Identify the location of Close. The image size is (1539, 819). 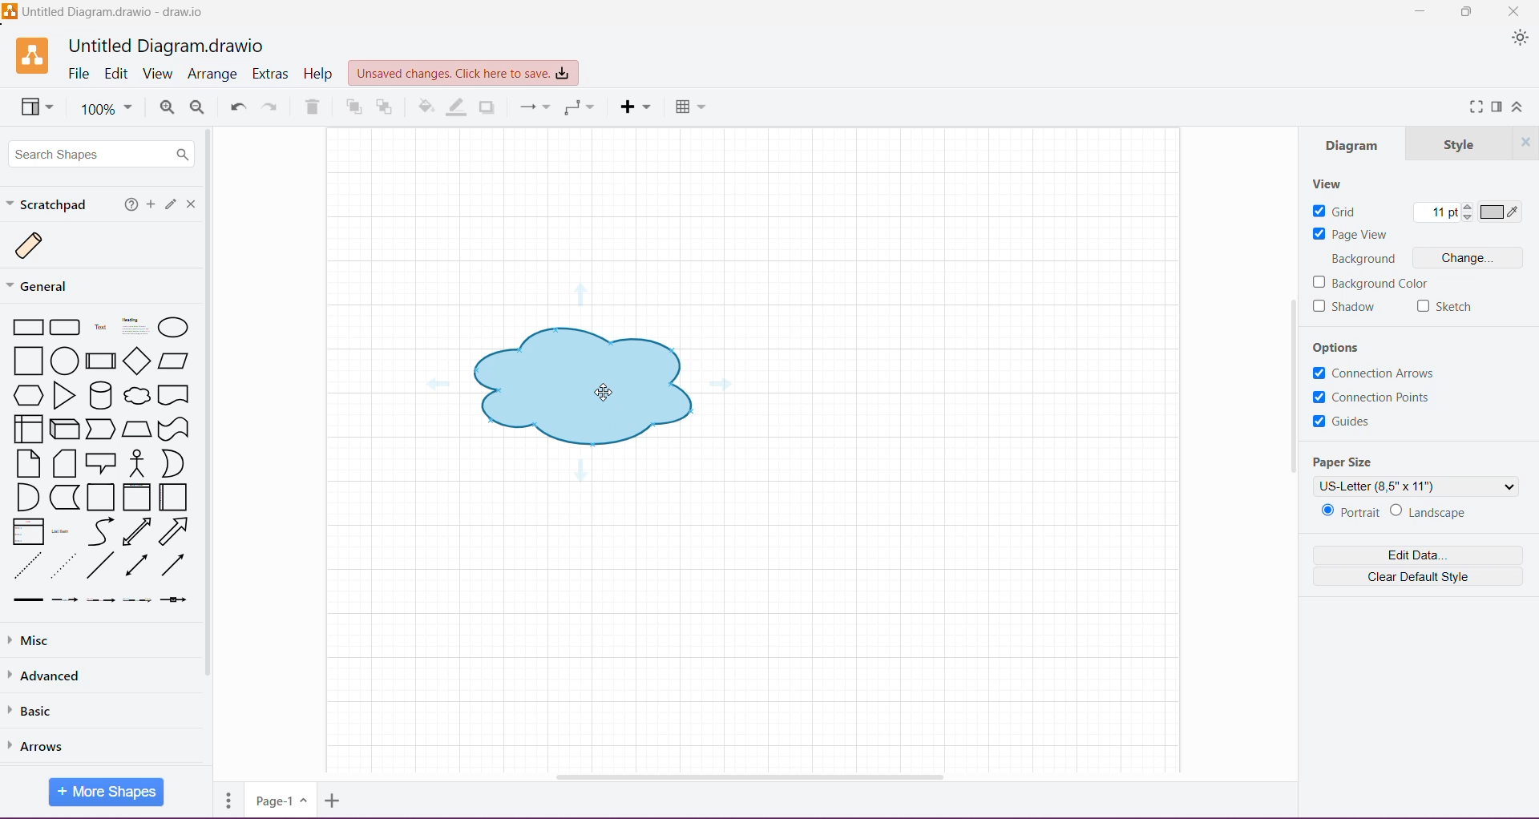
(192, 205).